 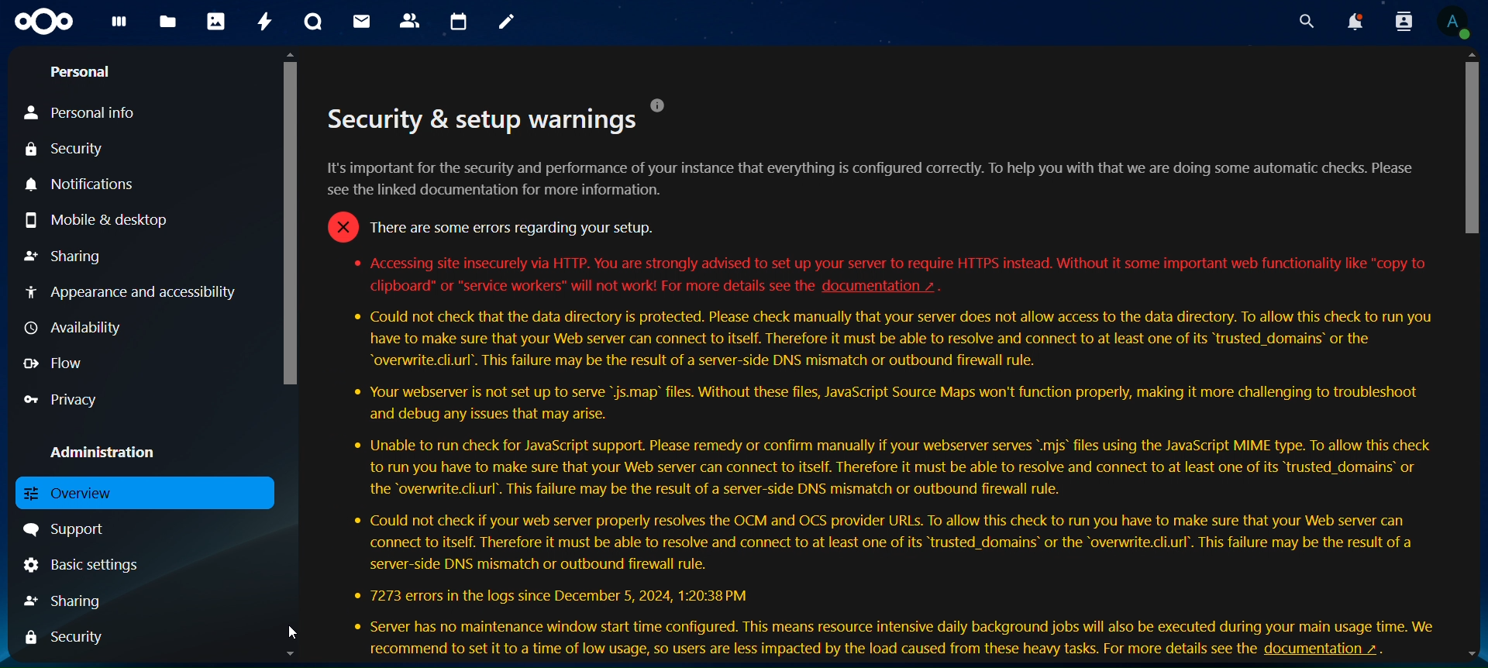 What do you see at coordinates (71, 601) in the screenshot?
I see `sharing` at bounding box center [71, 601].